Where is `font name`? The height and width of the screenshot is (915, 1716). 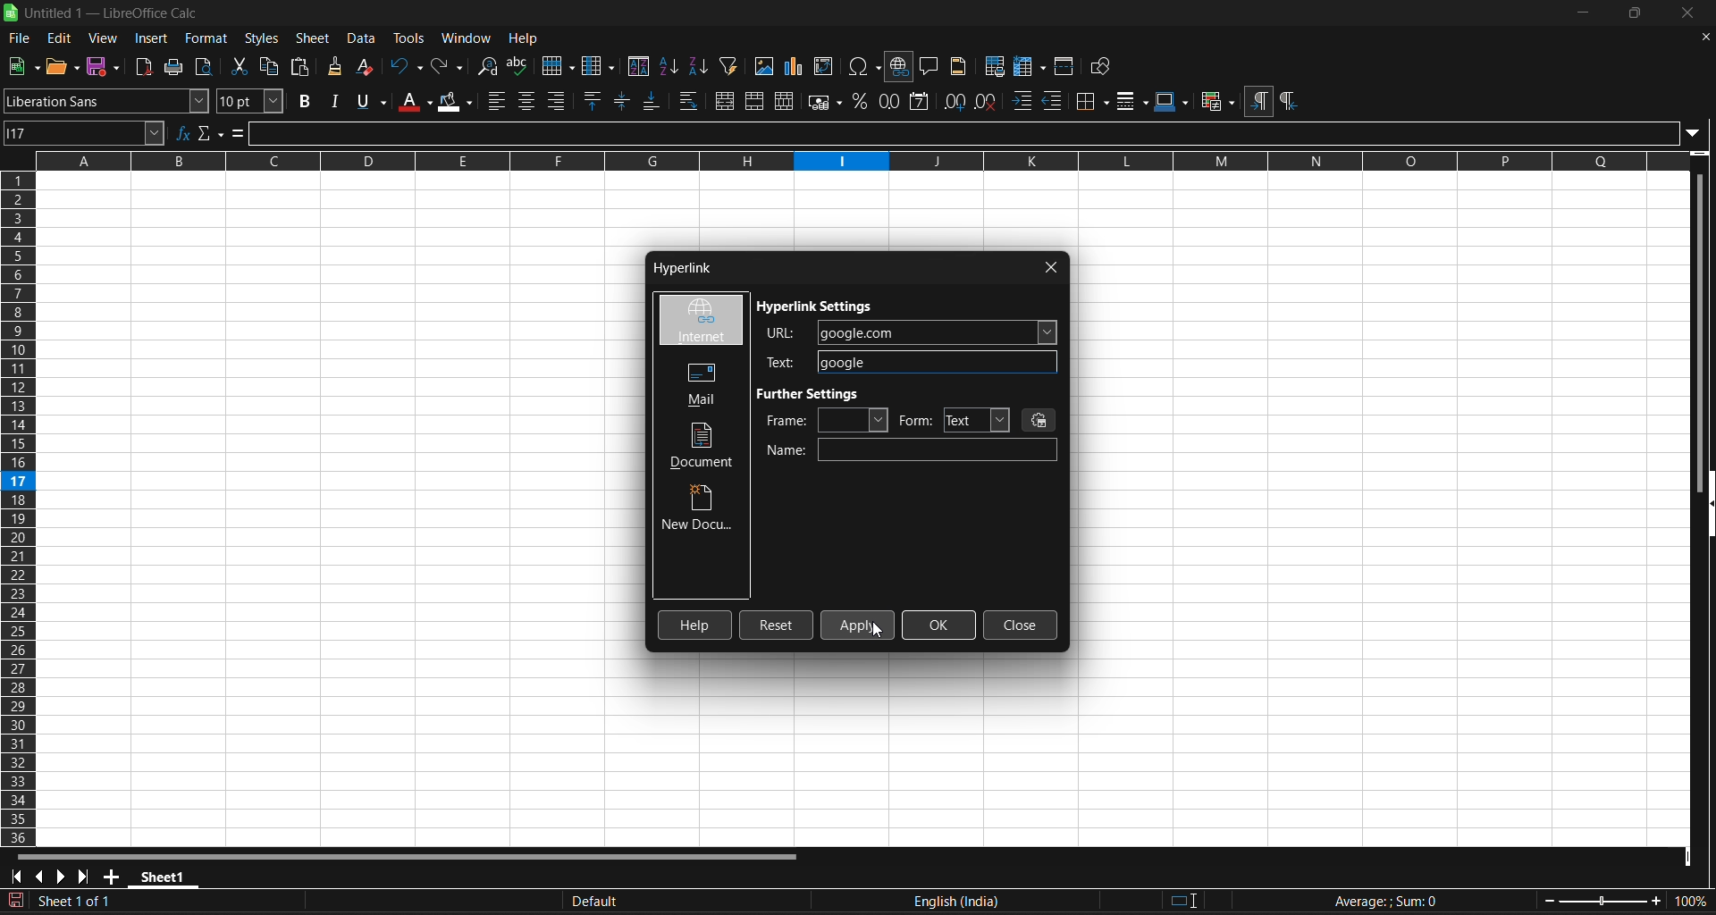
font name is located at coordinates (106, 100).